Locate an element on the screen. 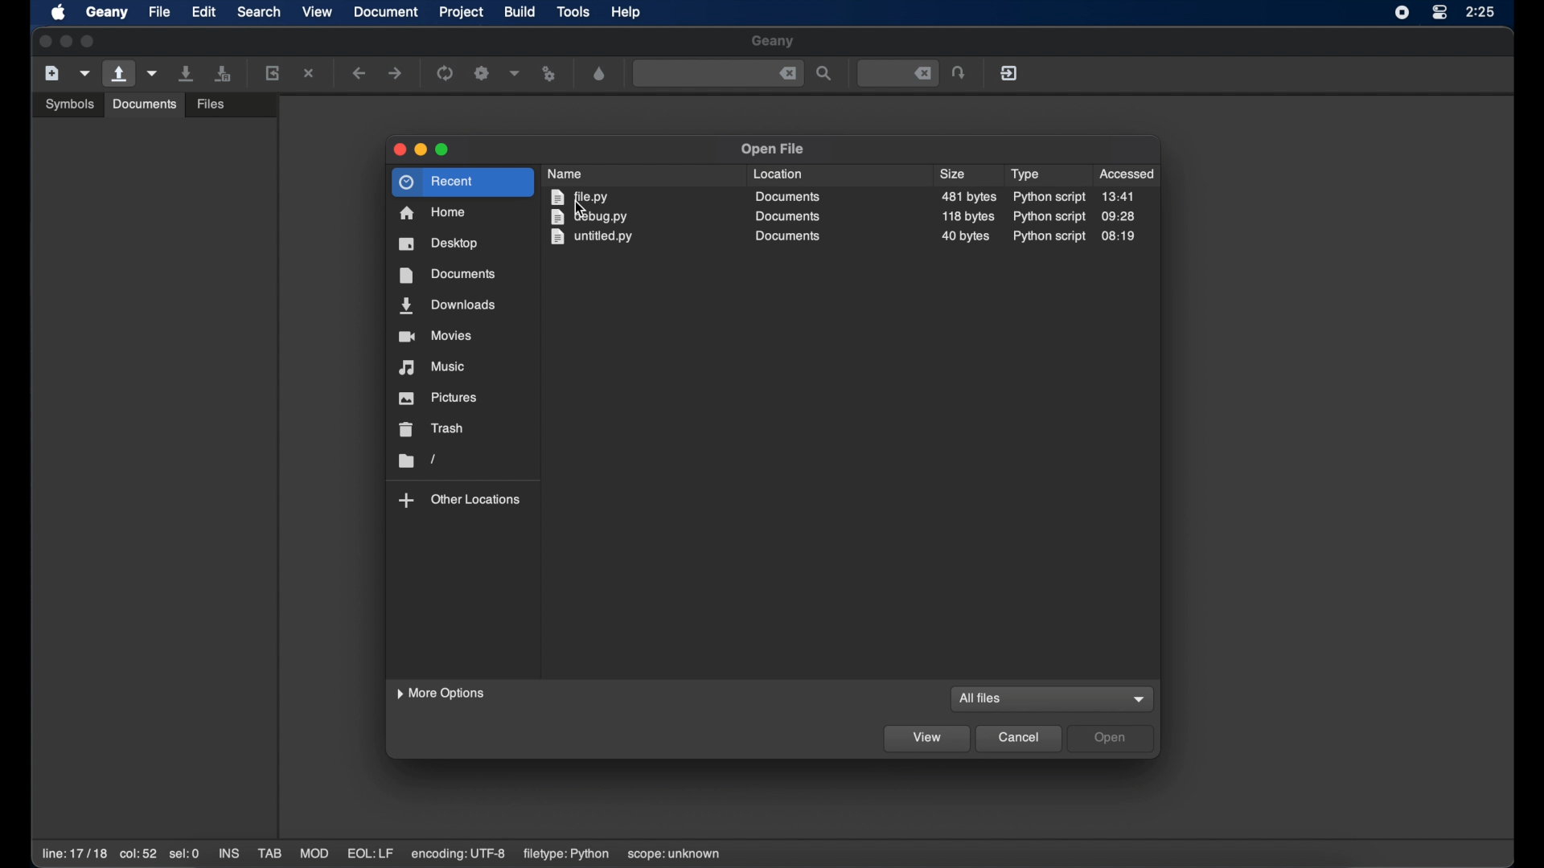 This screenshot has height=868, width=1544. color looser dialog is located at coordinates (600, 72).